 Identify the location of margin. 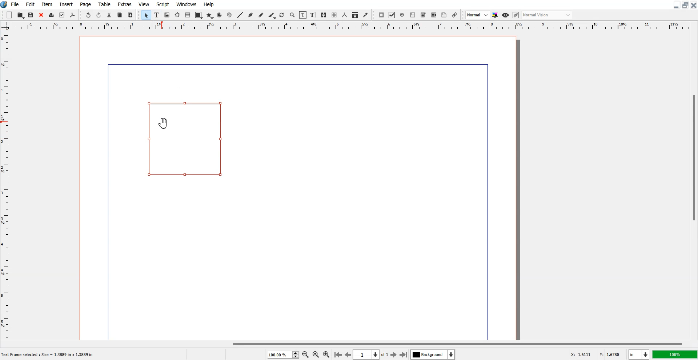
(107, 203).